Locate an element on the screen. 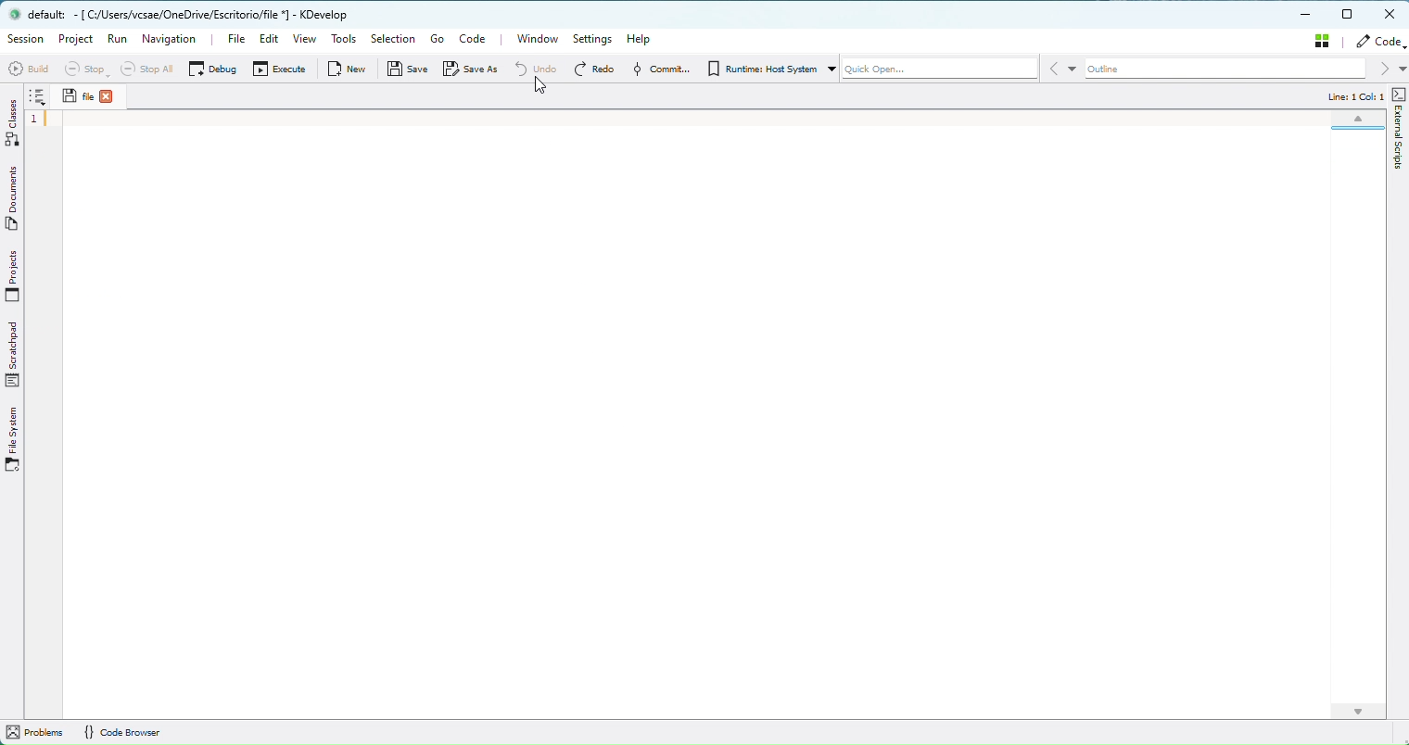 The image size is (1409, 745). cursor is located at coordinates (542, 93).